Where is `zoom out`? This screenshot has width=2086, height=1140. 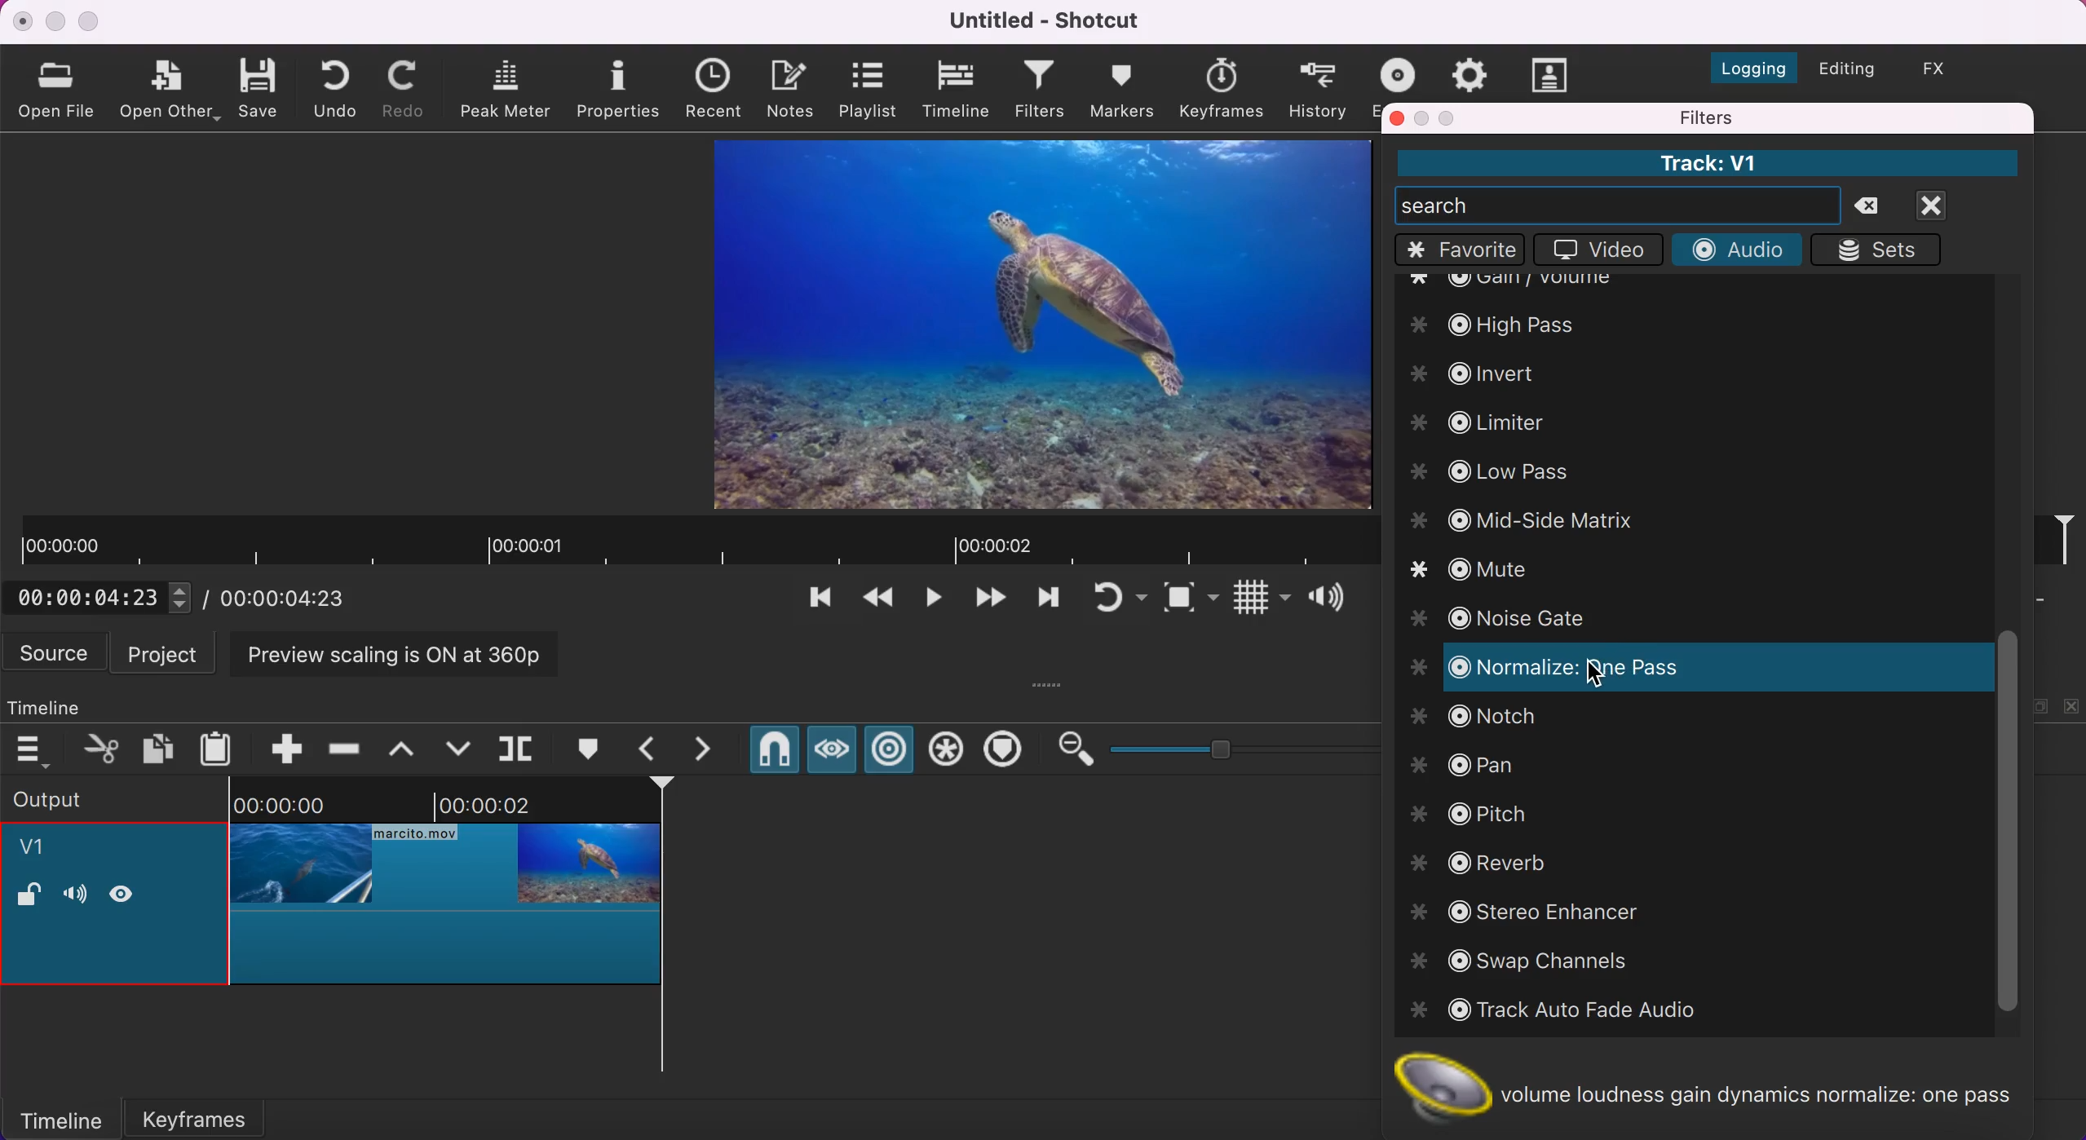 zoom out is located at coordinates (1074, 749).